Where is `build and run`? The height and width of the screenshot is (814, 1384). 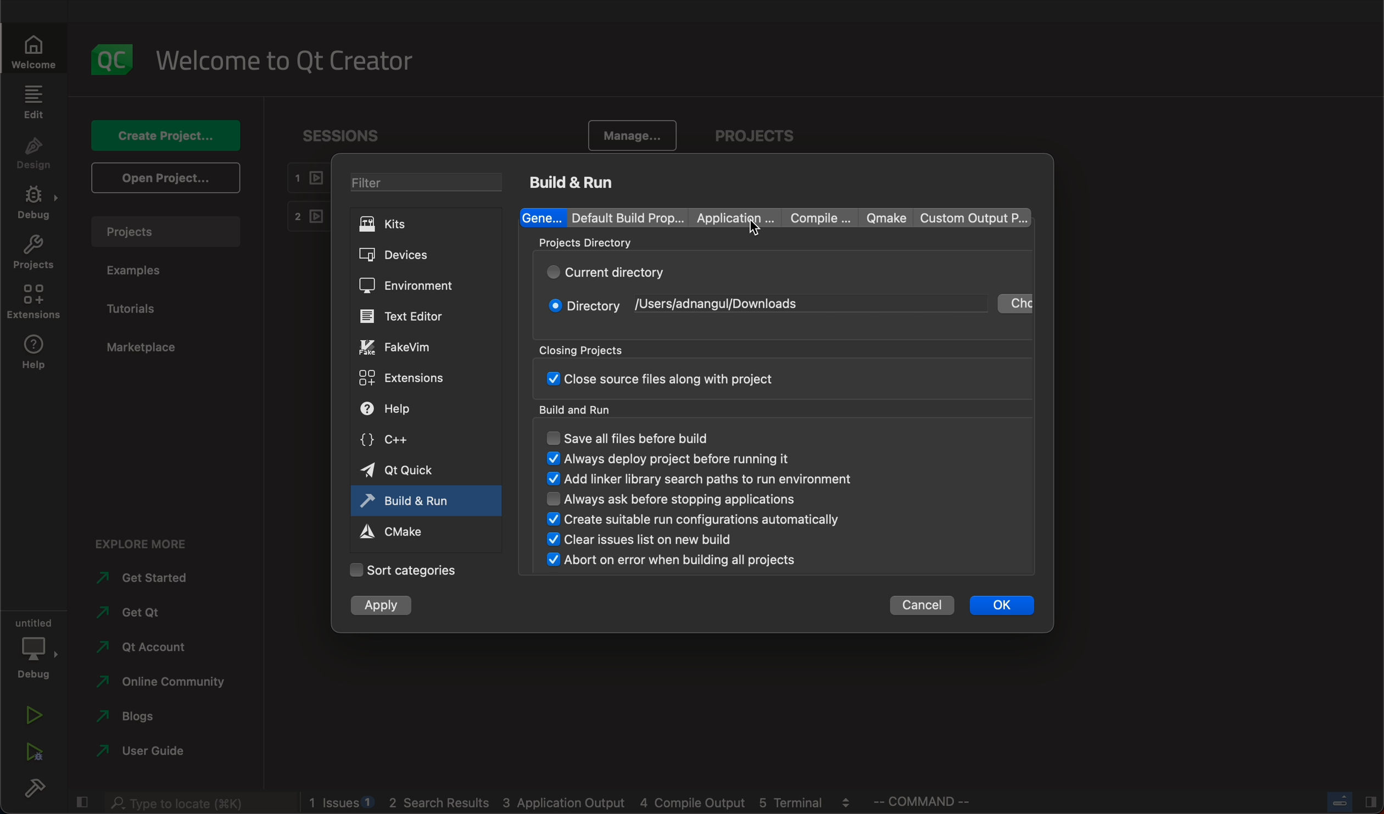 build and run is located at coordinates (409, 499).